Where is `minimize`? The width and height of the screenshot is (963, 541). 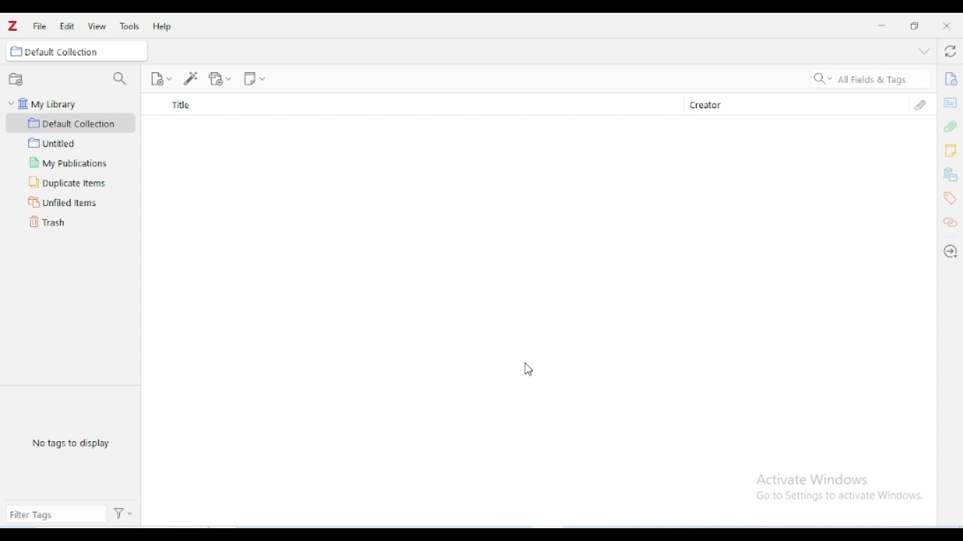 minimize is located at coordinates (883, 26).